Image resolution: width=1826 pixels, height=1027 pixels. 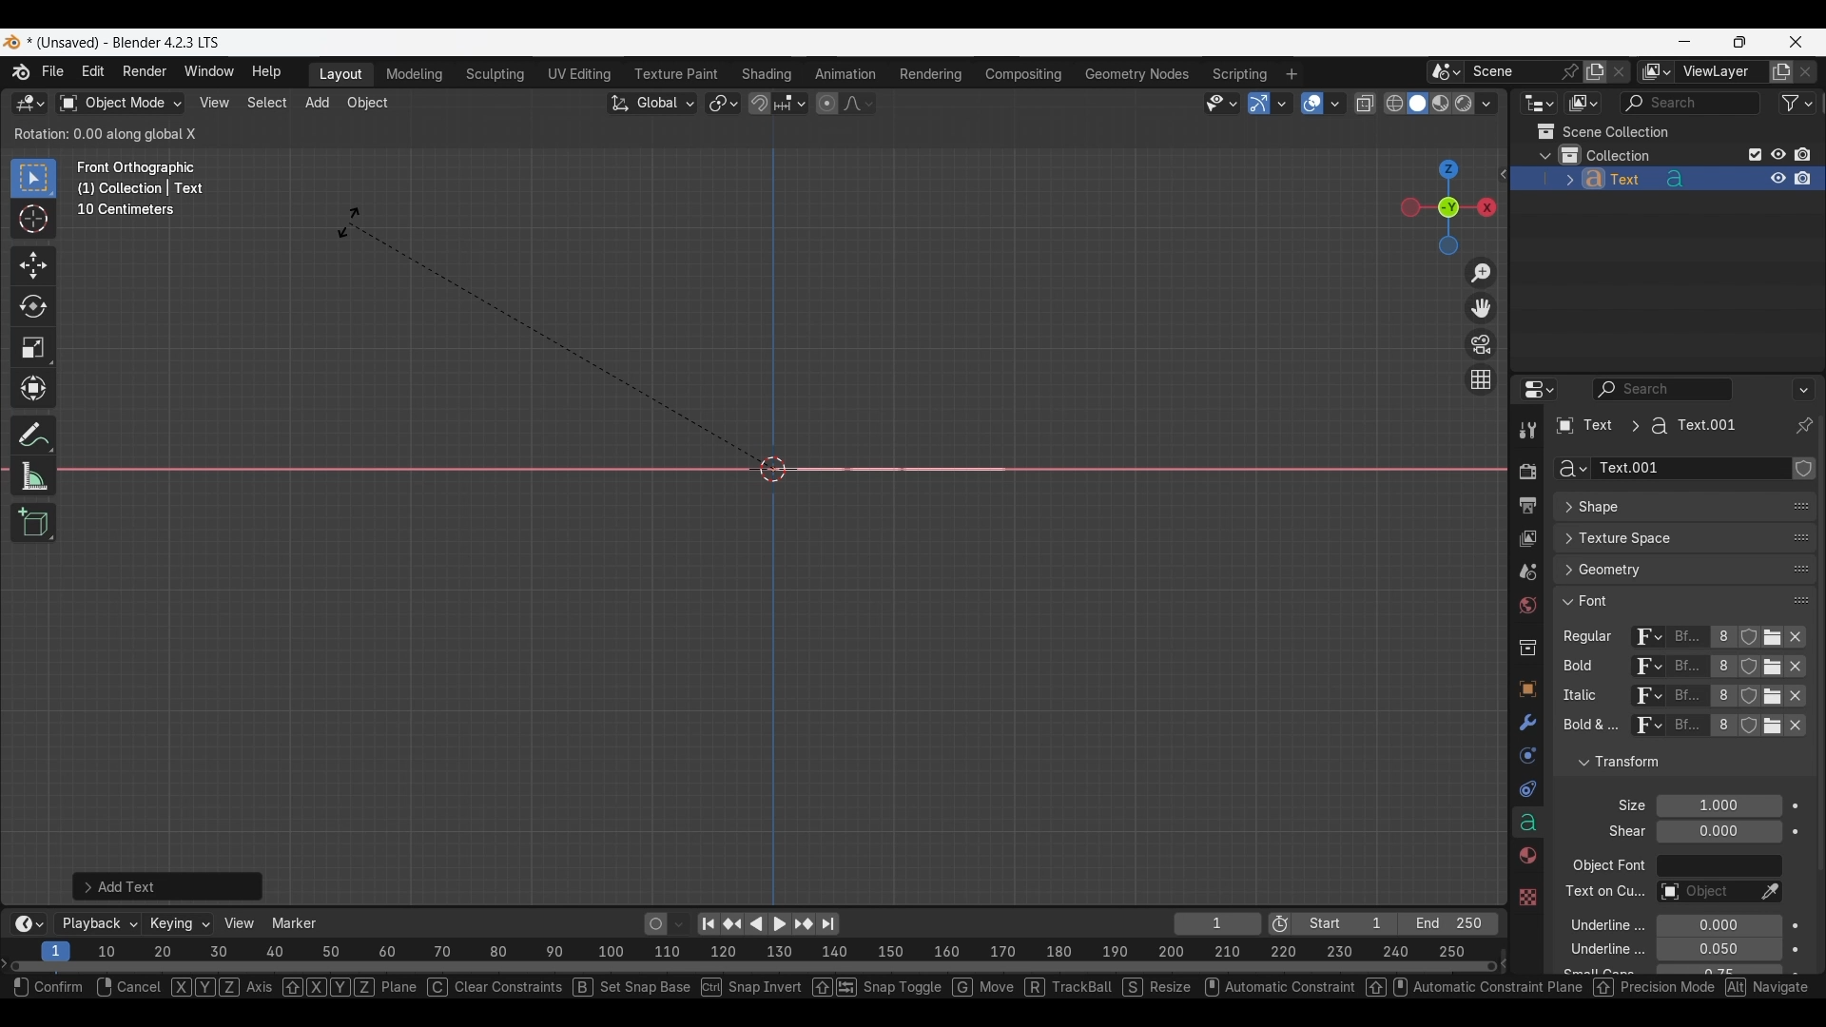 What do you see at coordinates (792, 103) in the screenshot?
I see `Snapping options` at bounding box center [792, 103].